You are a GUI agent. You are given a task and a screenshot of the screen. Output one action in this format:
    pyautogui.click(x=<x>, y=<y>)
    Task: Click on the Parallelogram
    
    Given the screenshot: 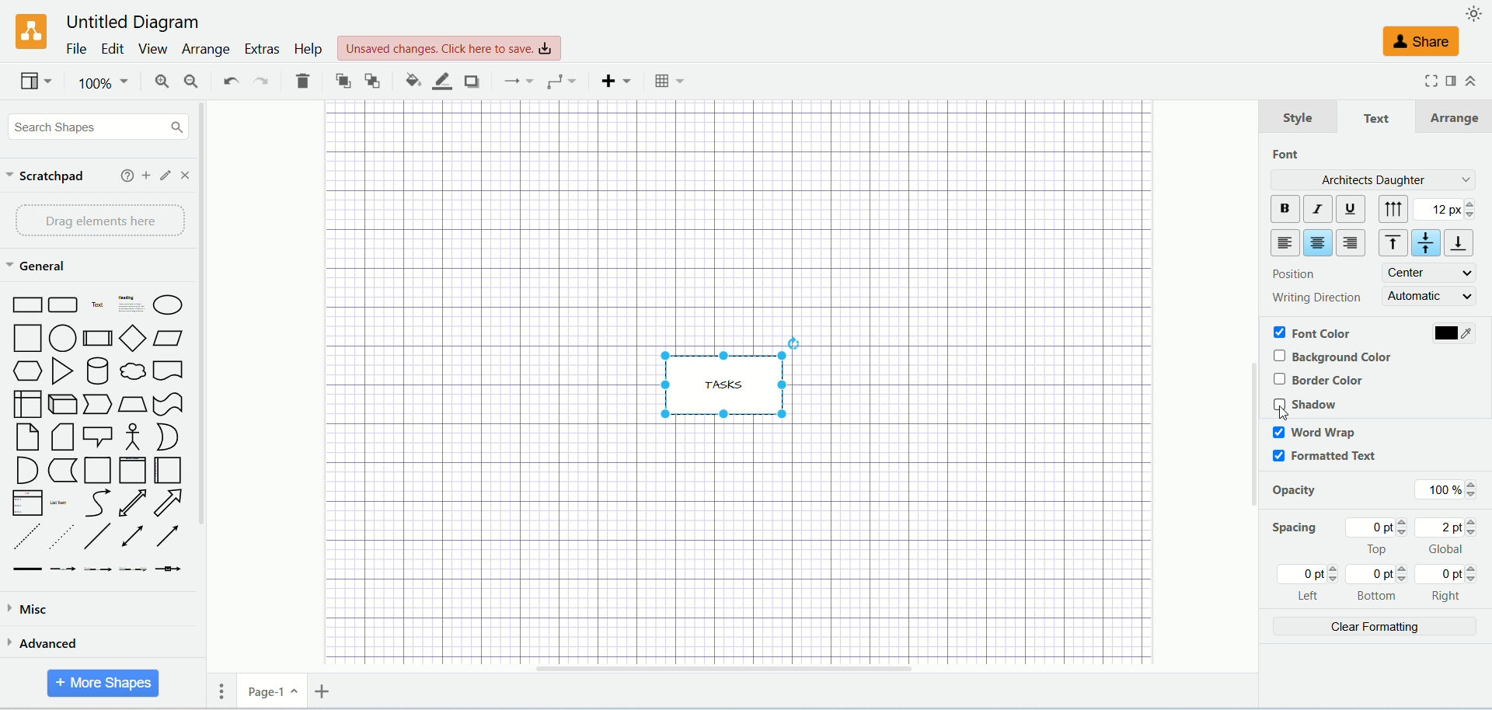 What is the action you would take?
    pyautogui.click(x=169, y=339)
    